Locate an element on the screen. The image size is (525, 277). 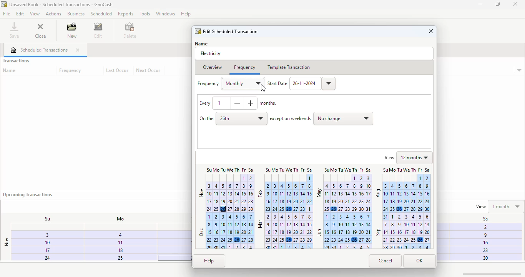
close is located at coordinates (78, 50).